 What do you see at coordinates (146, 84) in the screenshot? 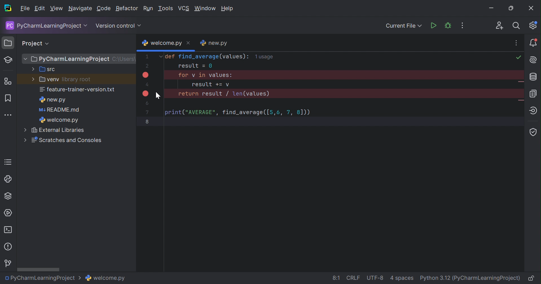
I see `4` at bounding box center [146, 84].